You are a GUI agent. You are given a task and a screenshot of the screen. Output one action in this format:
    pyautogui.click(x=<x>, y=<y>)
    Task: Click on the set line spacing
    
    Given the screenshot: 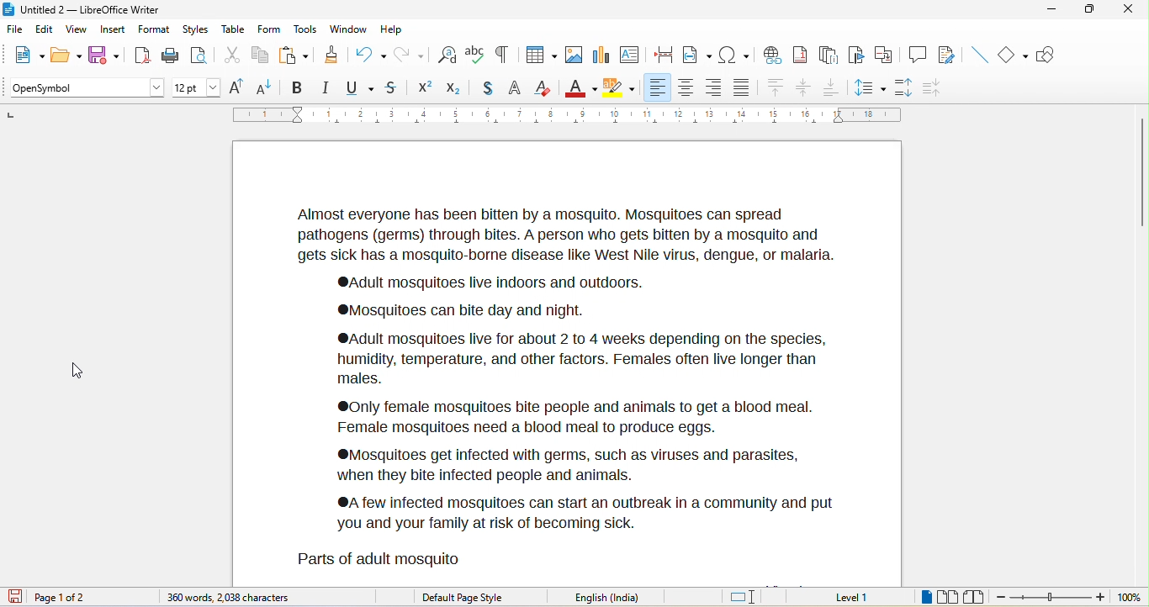 What is the action you would take?
    pyautogui.click(x=870, y=89)
    